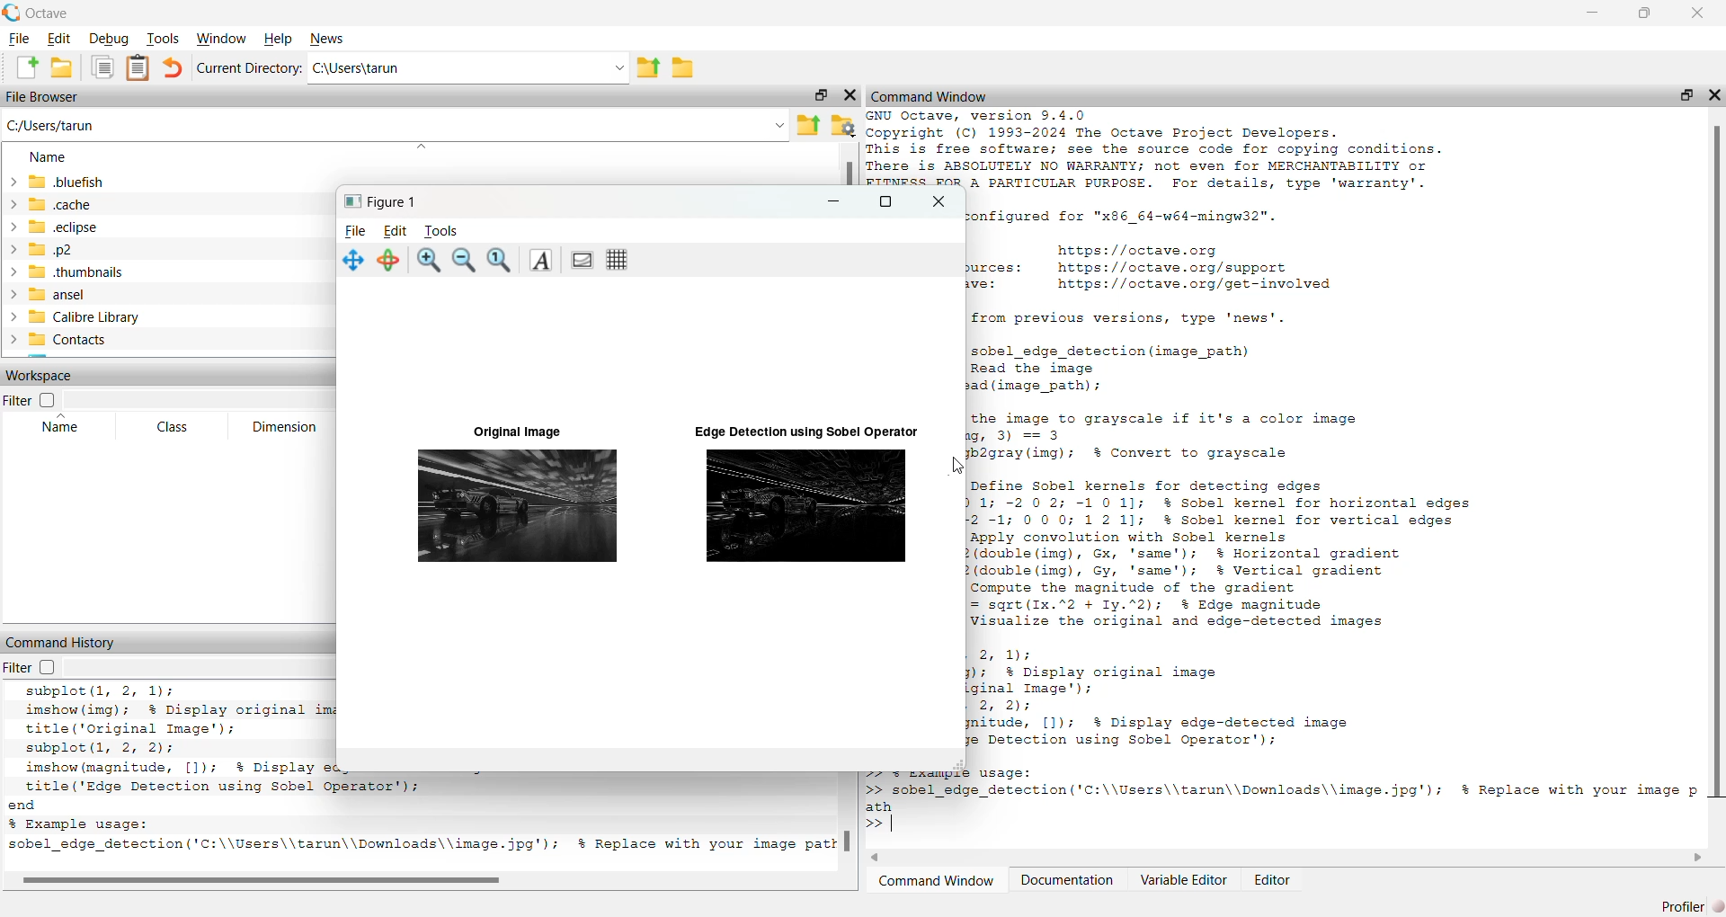 This screenshot has height=917, width=1726. Describe the element at coordinates (62, 67) in the screenshot. I see `open folder` at that location.